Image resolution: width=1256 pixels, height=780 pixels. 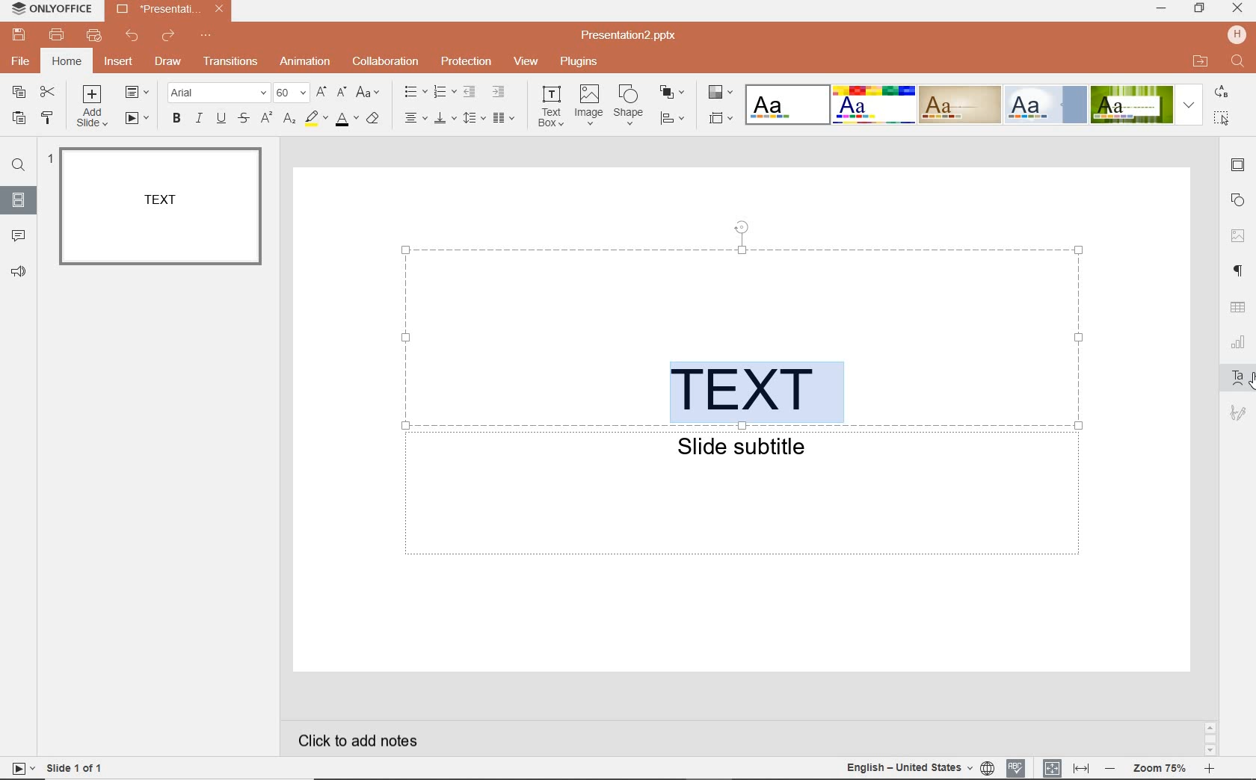 I want to click on DECREASE INDENT, so click(x=470, y=93).